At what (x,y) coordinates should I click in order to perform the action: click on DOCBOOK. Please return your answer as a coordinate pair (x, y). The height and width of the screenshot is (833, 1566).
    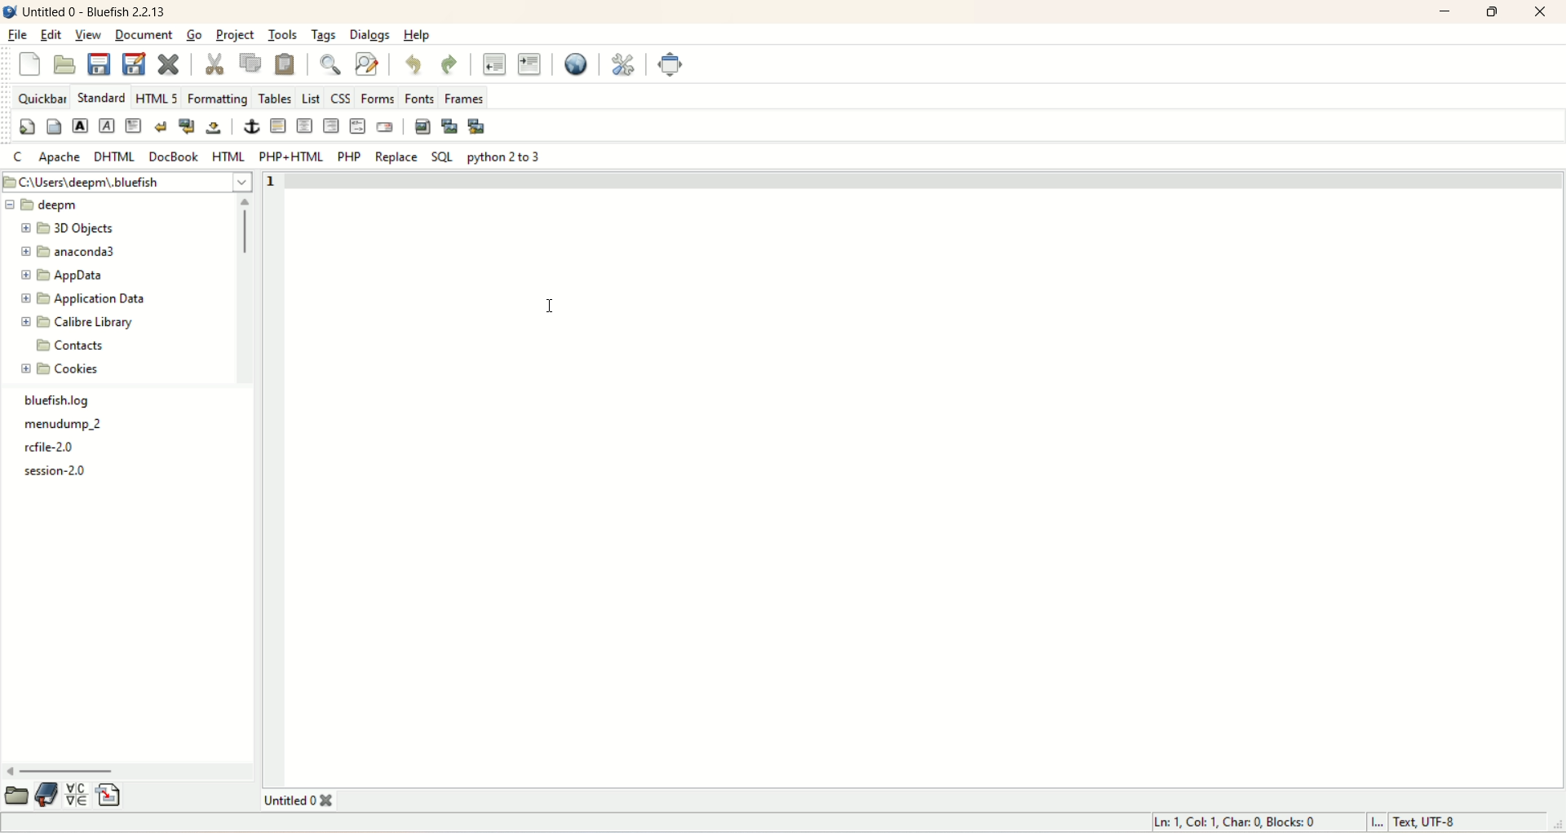
    Looking at the image, I should click on (175, 156).